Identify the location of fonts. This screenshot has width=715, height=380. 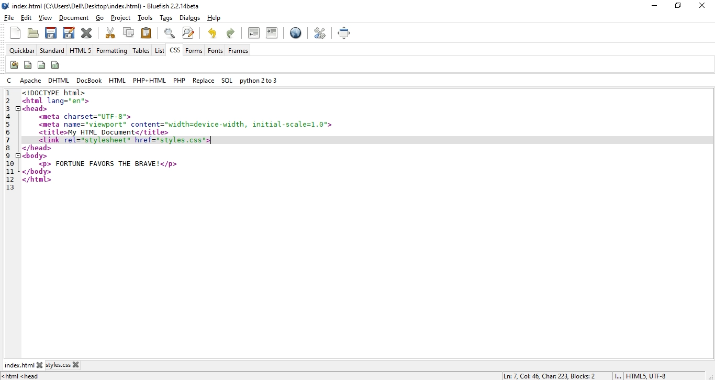
(215, 50).